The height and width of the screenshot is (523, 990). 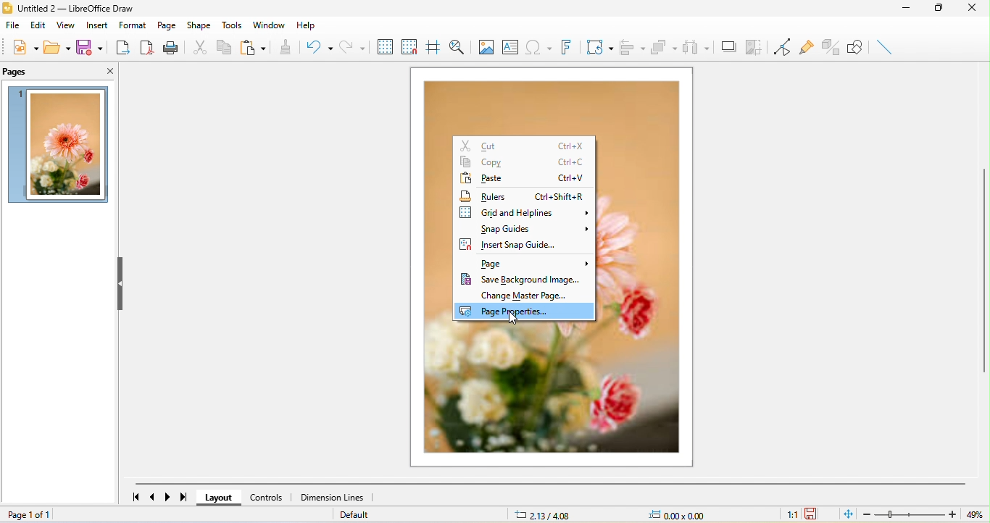 I want to click on tools, so click(x=233, y=23).